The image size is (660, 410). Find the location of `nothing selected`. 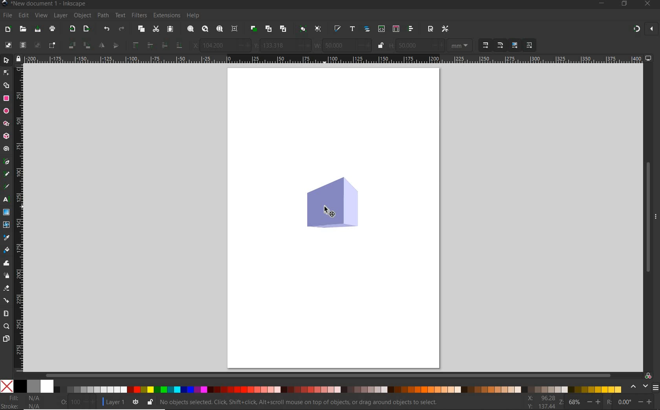

nothing selected is located at coordinates (62, 402).